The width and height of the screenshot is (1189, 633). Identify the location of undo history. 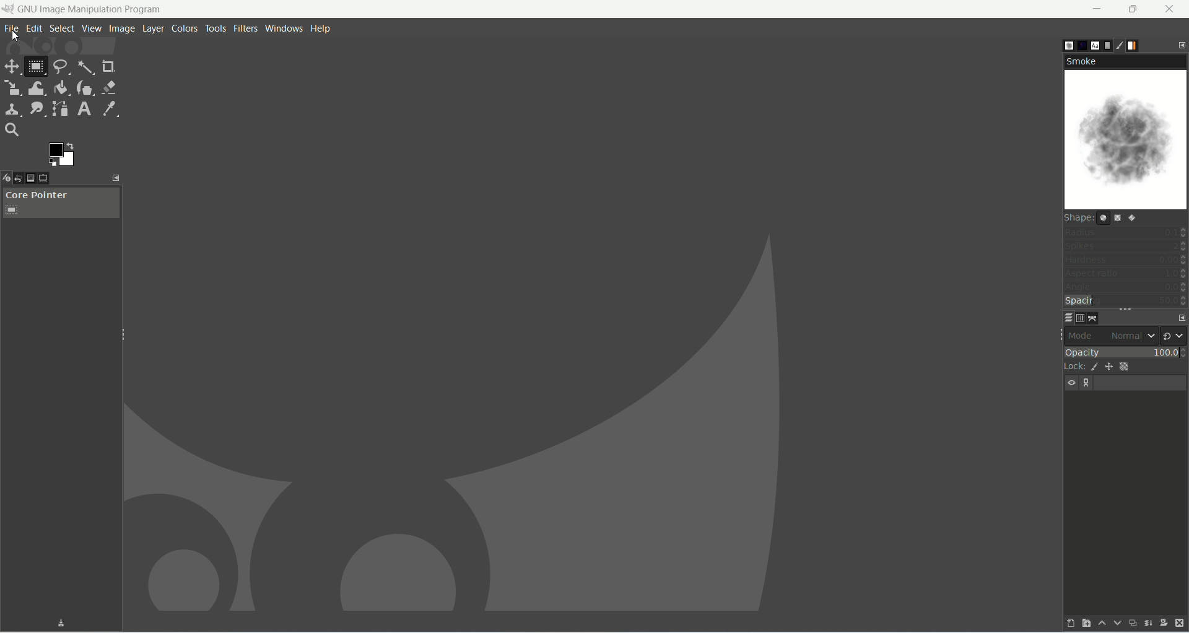
(19, 178).